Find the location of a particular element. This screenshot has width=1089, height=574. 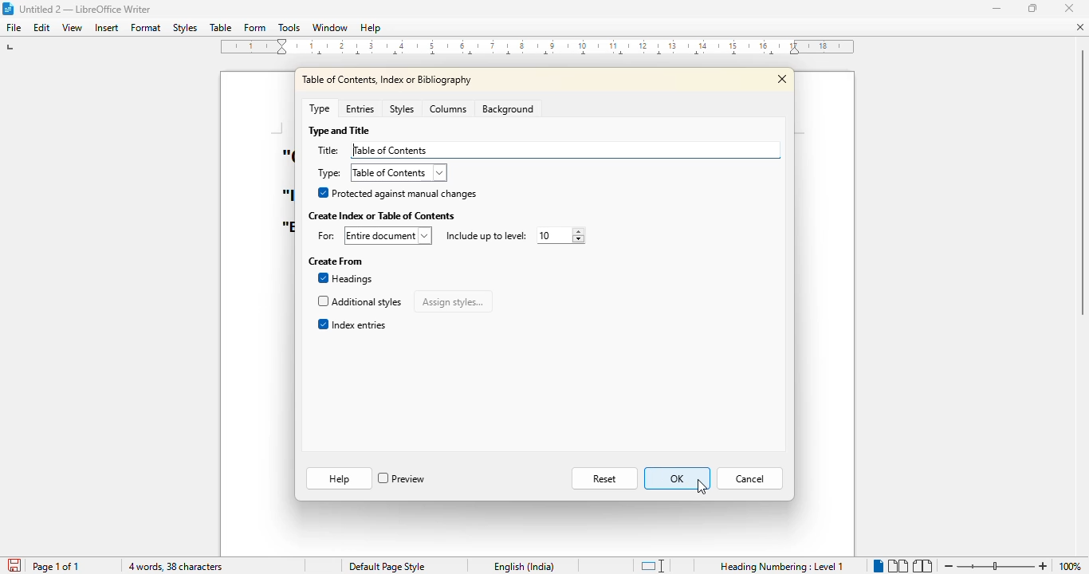

close is located at coordinates (784, 79).